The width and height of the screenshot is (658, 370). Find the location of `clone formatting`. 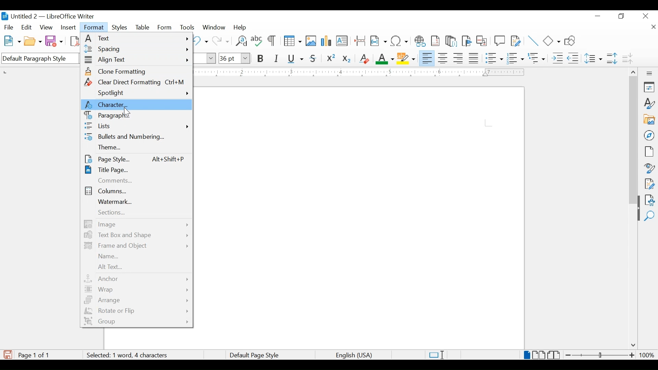

clone formatting is located at coordinates (117, 72).